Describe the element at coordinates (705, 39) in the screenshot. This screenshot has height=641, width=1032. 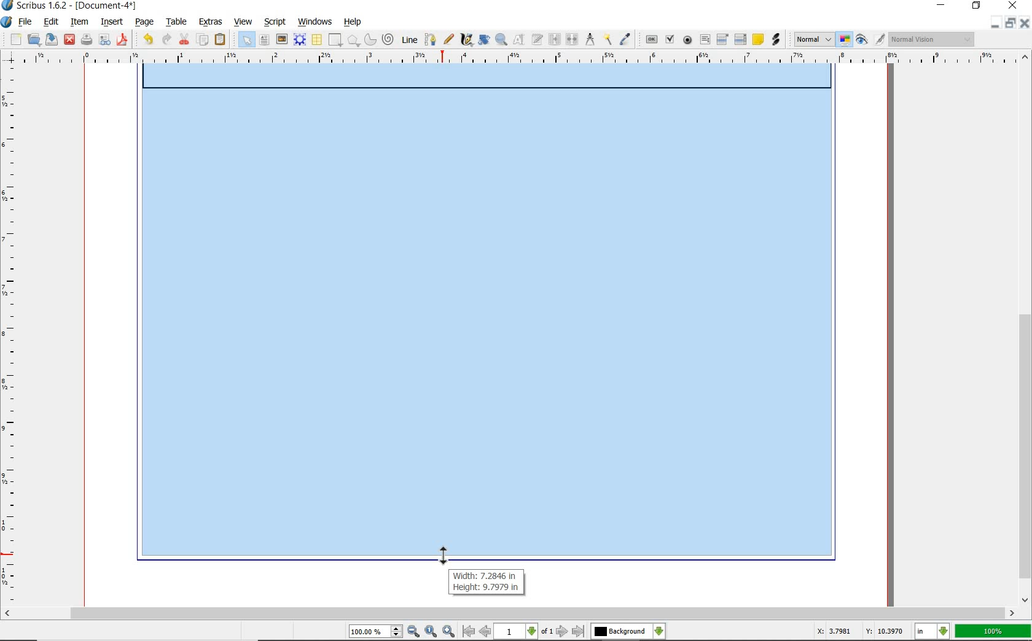
I see `pdf text field` at that location.